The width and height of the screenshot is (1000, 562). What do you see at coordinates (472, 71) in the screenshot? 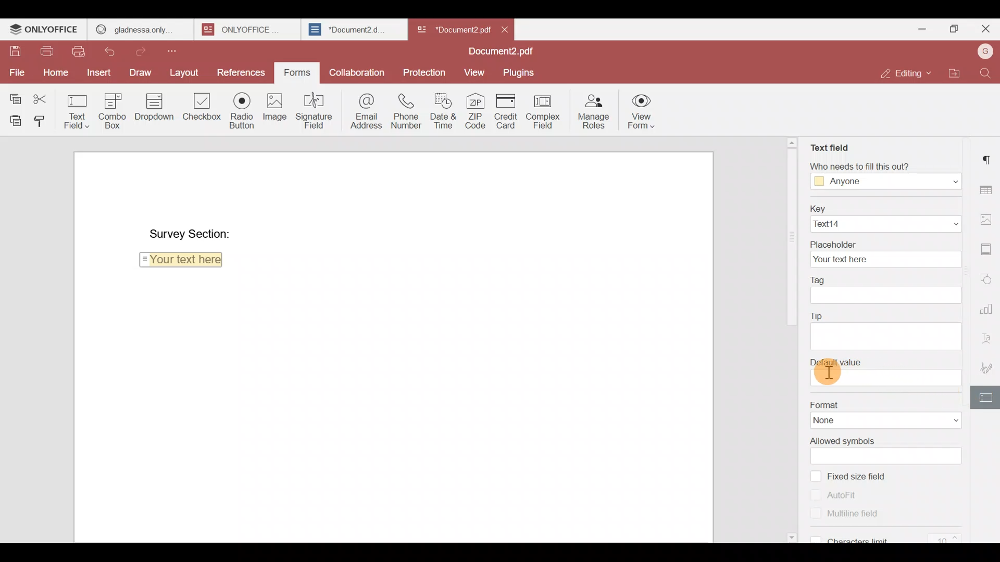
I see `View` at bounding box center [472, 71].